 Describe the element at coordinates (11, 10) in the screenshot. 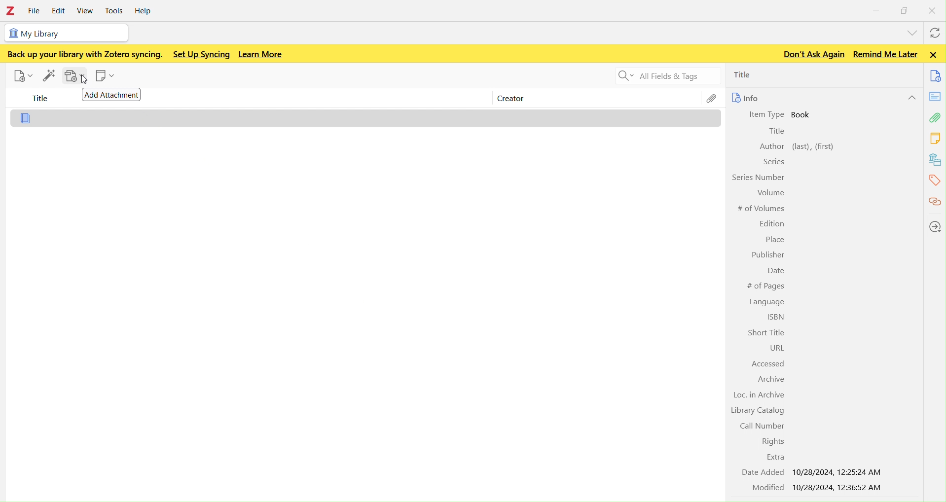

I see `Zotero - logo` at that location.